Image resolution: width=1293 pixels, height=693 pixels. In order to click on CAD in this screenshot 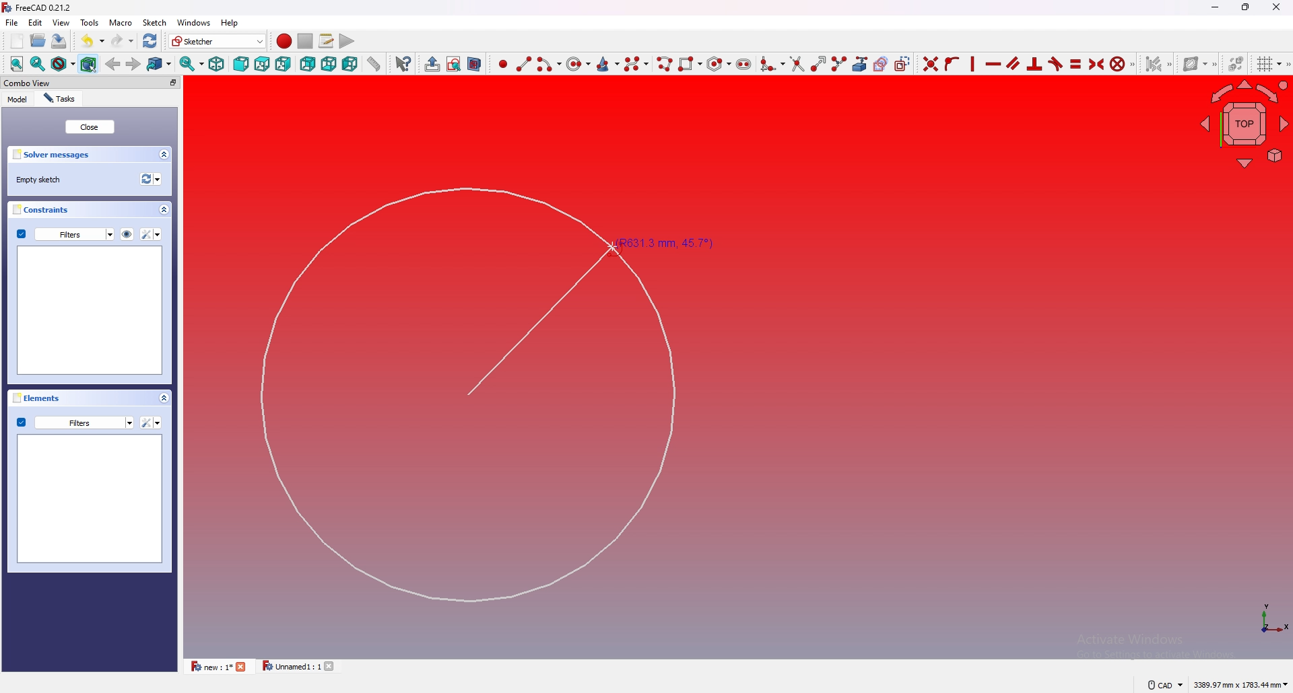, I will do `click(1164, 684)`.